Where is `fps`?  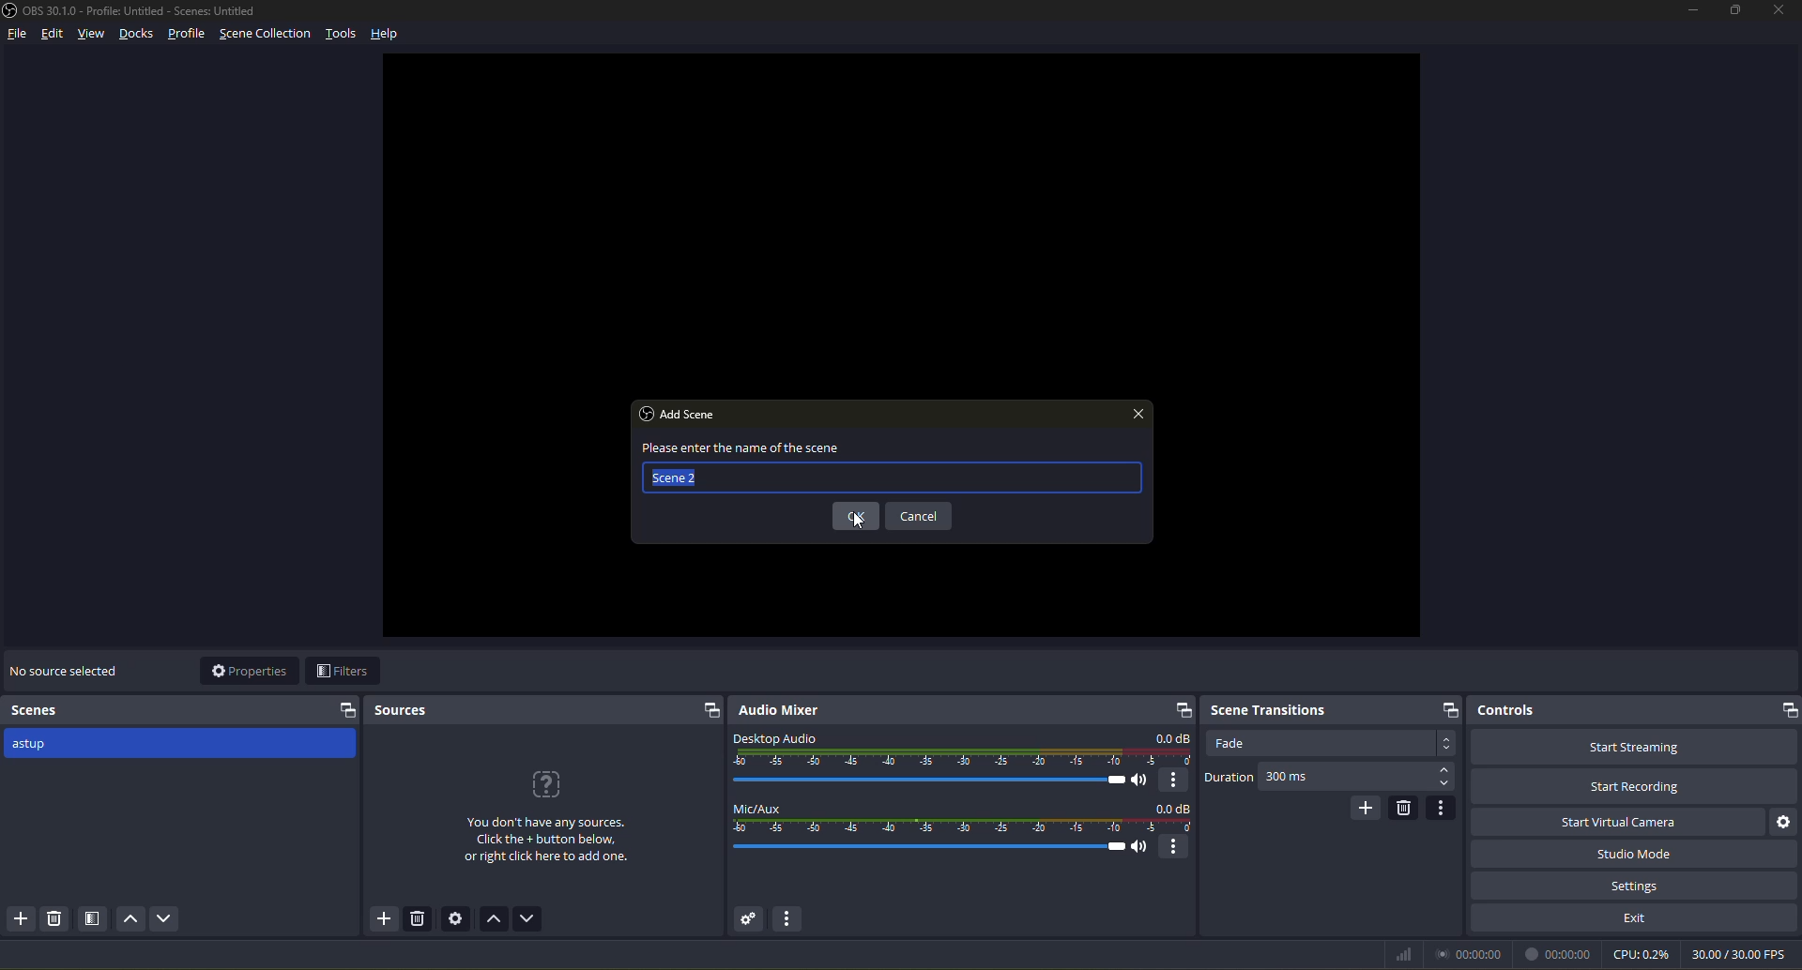
fps is located at coordinates (1743, 951).